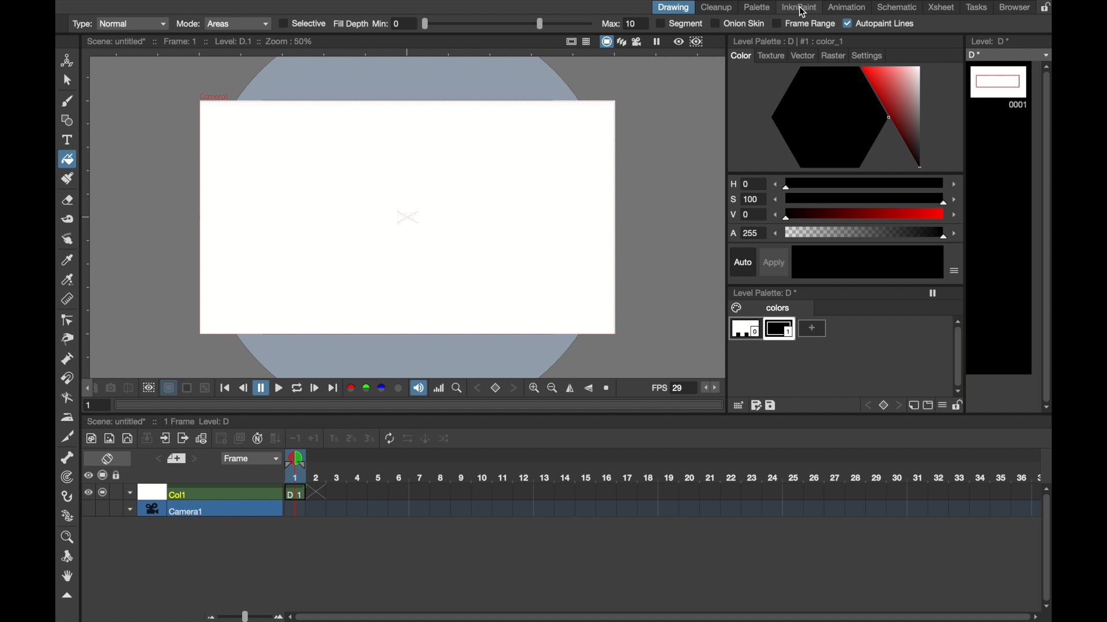 The width and height of the screenshot is (1107, 622). Describe the element at coordinates (165, 438) in the screenshot. I see `move` at that location.